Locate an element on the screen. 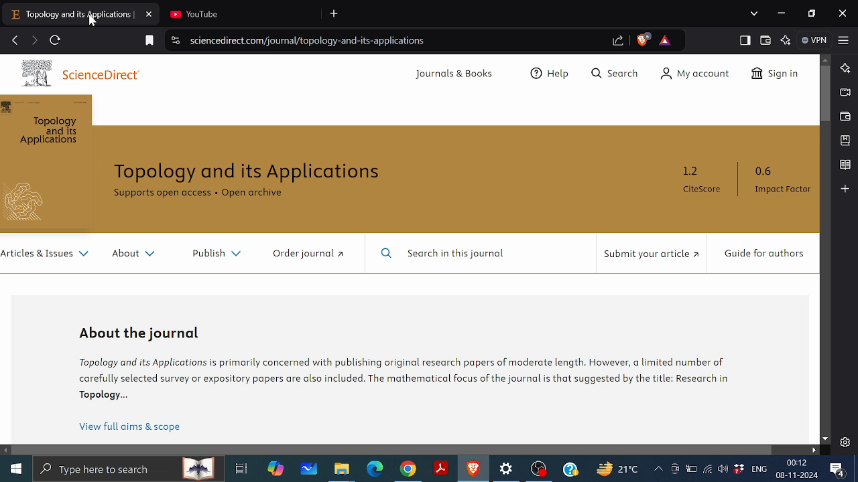 The height and width of the screenshot is (482, 858). Add bookmark is located at coordinates (150, 41).